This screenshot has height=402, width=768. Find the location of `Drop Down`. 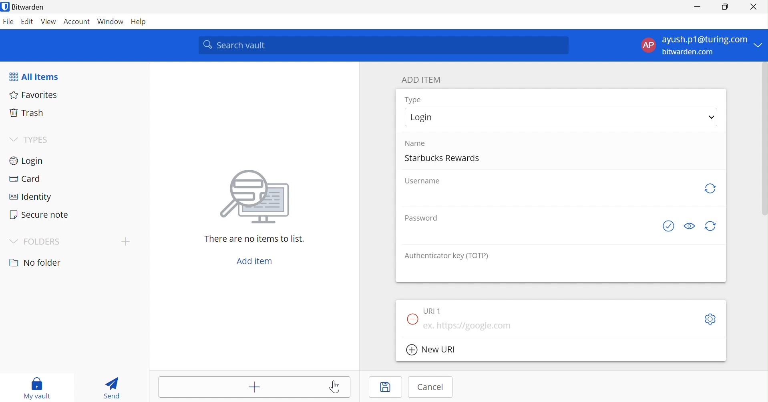

Drop Down is located at coordinates (713, 117).